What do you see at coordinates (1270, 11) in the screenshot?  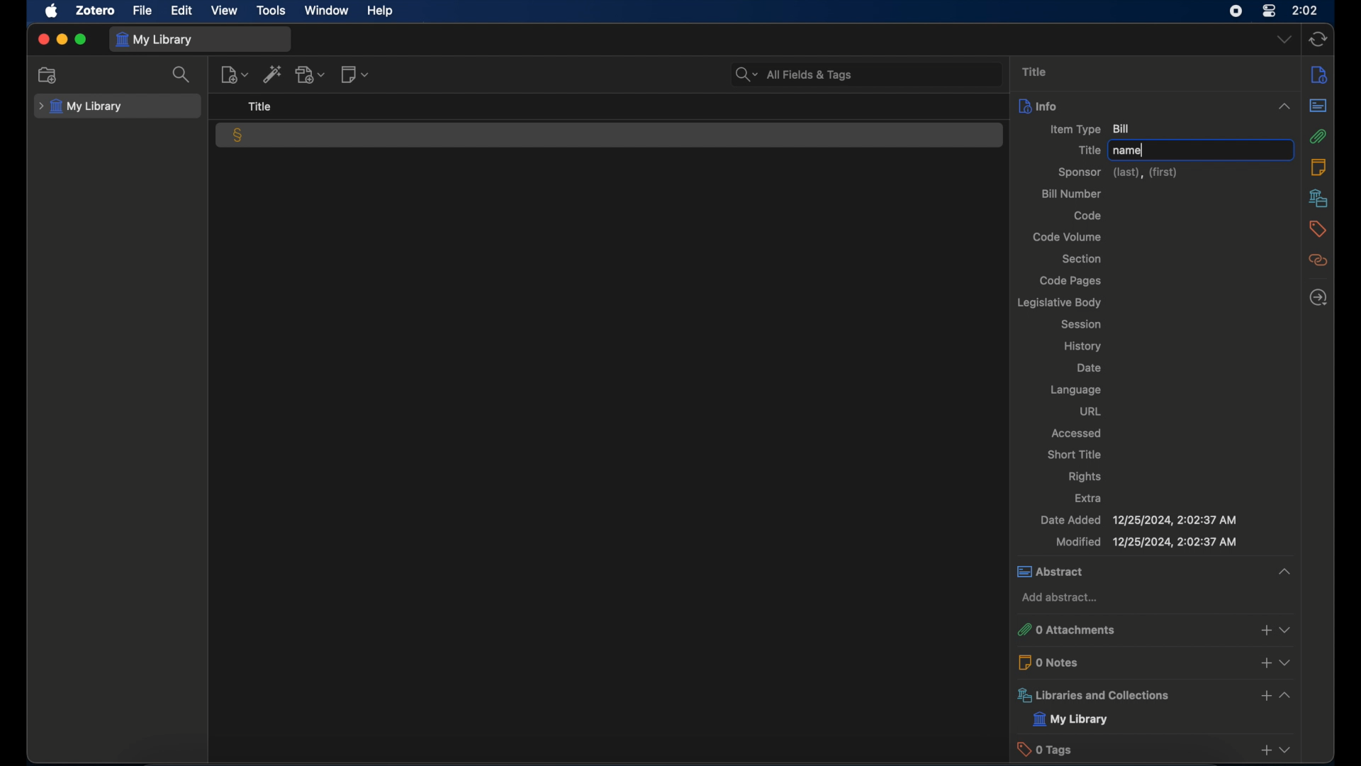 I see `control center` at bounding box center [1270, 11].